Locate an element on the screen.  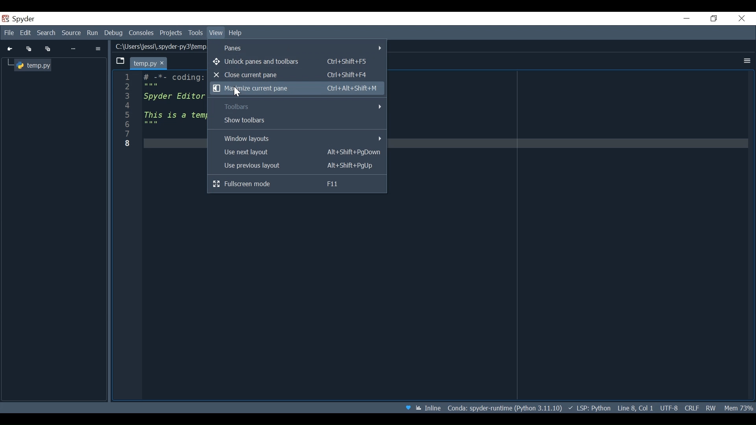
File is located at coordinates (8, 33).